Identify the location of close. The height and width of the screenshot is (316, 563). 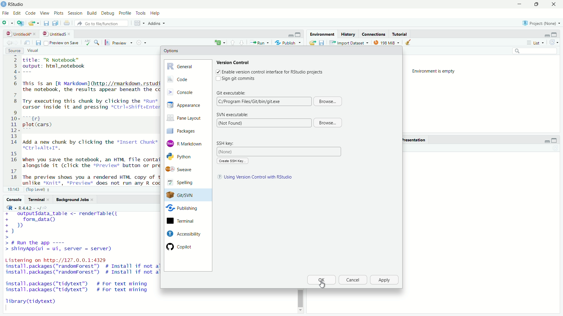
(553, 4).